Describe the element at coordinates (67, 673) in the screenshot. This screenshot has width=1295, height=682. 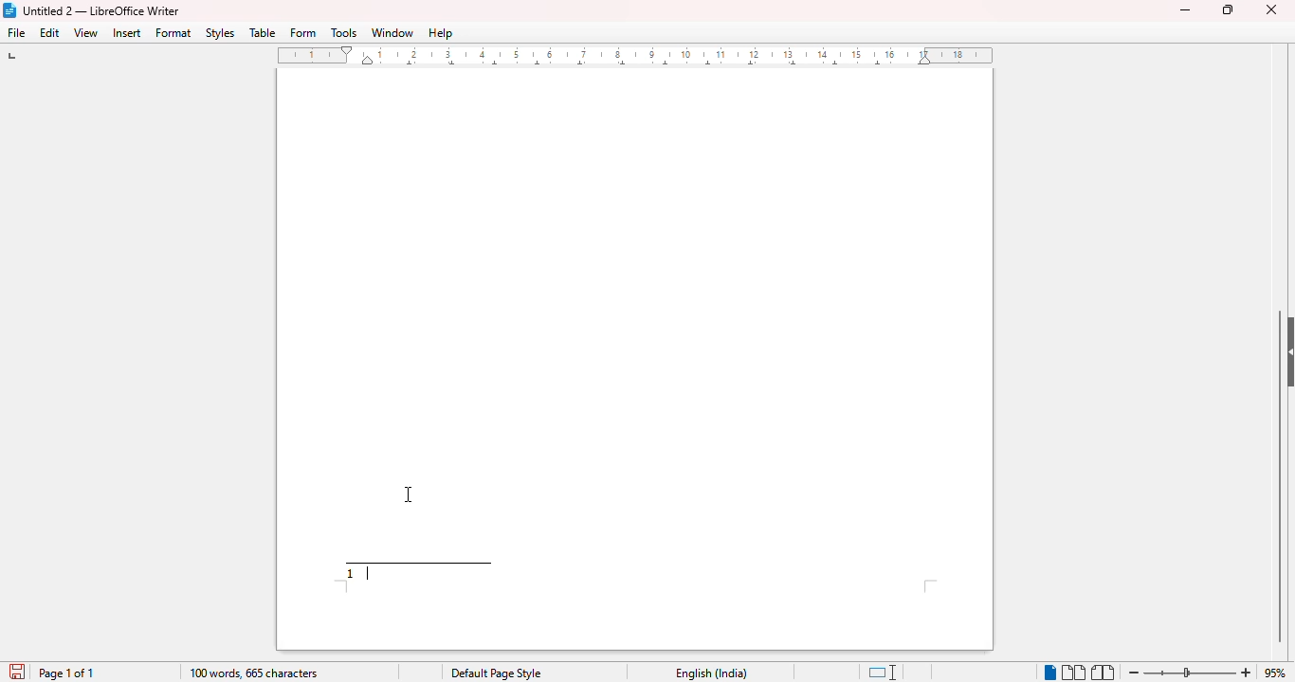
I see `page 1 of 1` at that location.